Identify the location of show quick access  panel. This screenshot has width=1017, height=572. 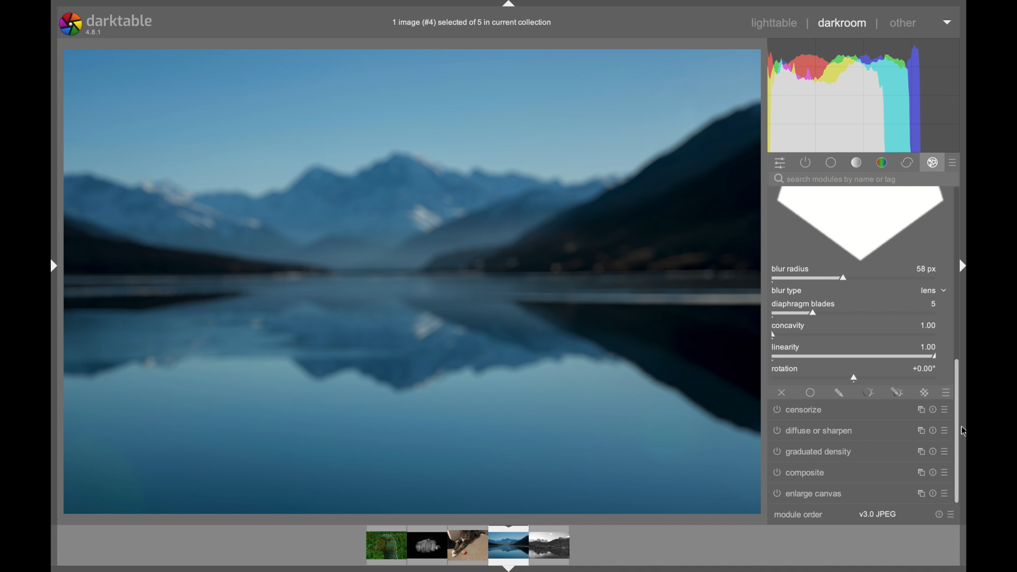
(780, 162).